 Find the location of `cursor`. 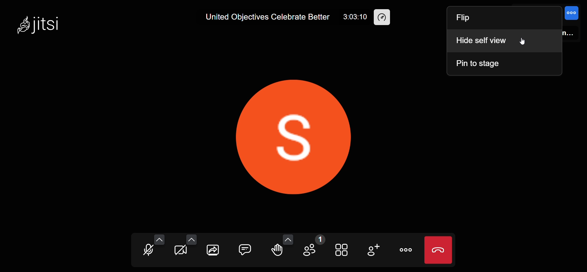

cursor is located at coordinates (522, 41).